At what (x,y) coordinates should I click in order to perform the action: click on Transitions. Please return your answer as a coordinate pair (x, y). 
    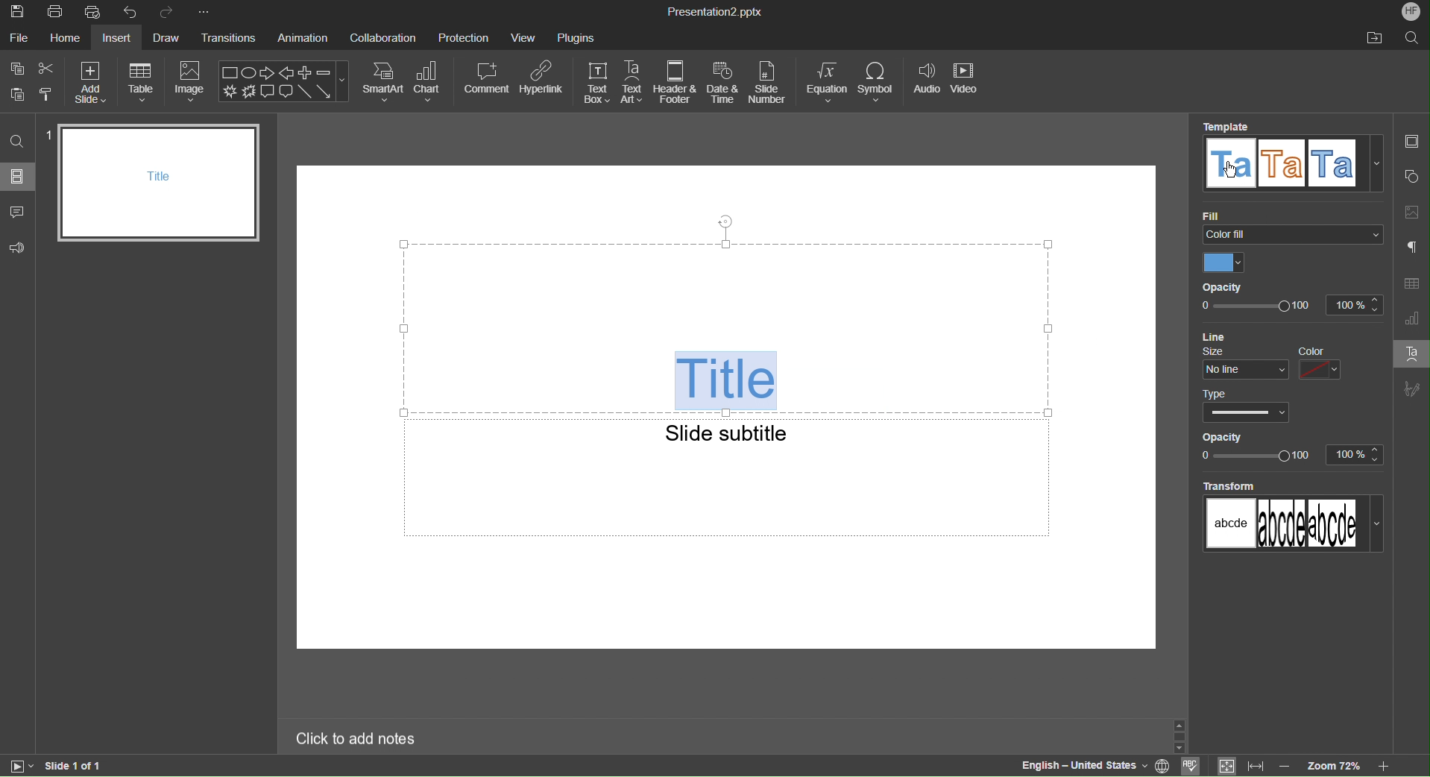
    Looking at the image, I should click on (231, 38).